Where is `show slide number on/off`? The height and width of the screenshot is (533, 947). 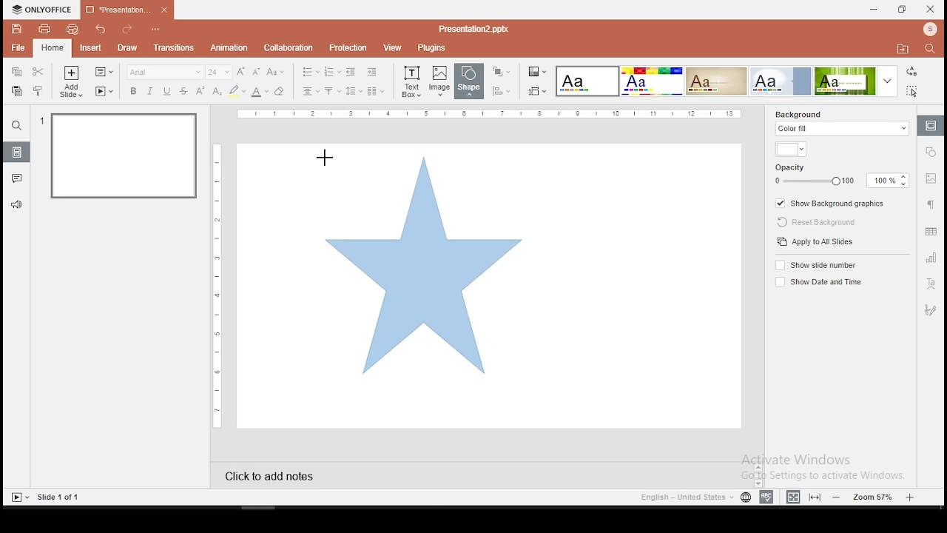 show slide number on/off is located at coordinates (818, 266).